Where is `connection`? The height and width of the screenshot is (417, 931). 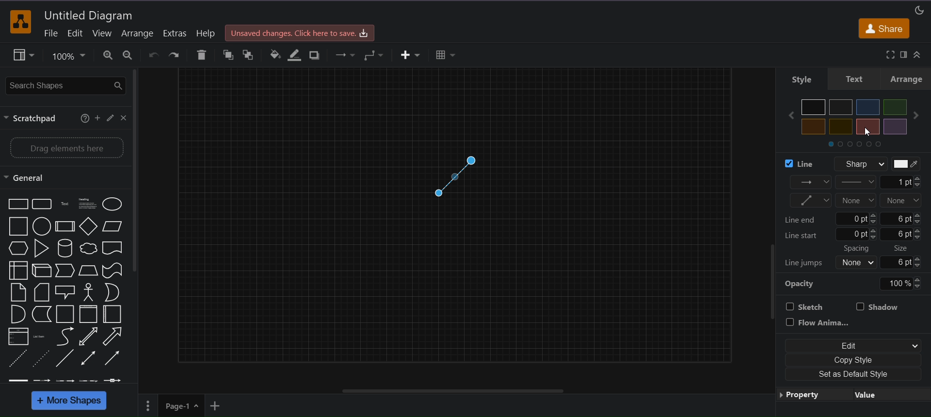
connection is located at coordinates (344, 55).